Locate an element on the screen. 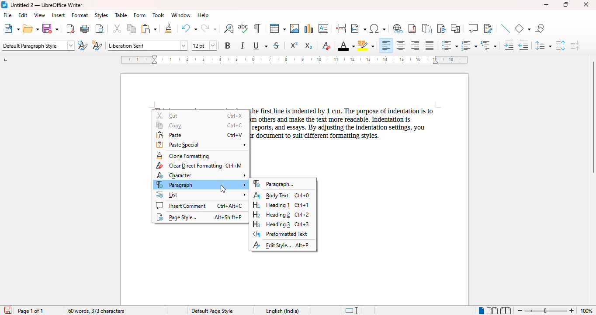  vertical scroll bar is located at coordinates (592, 117).